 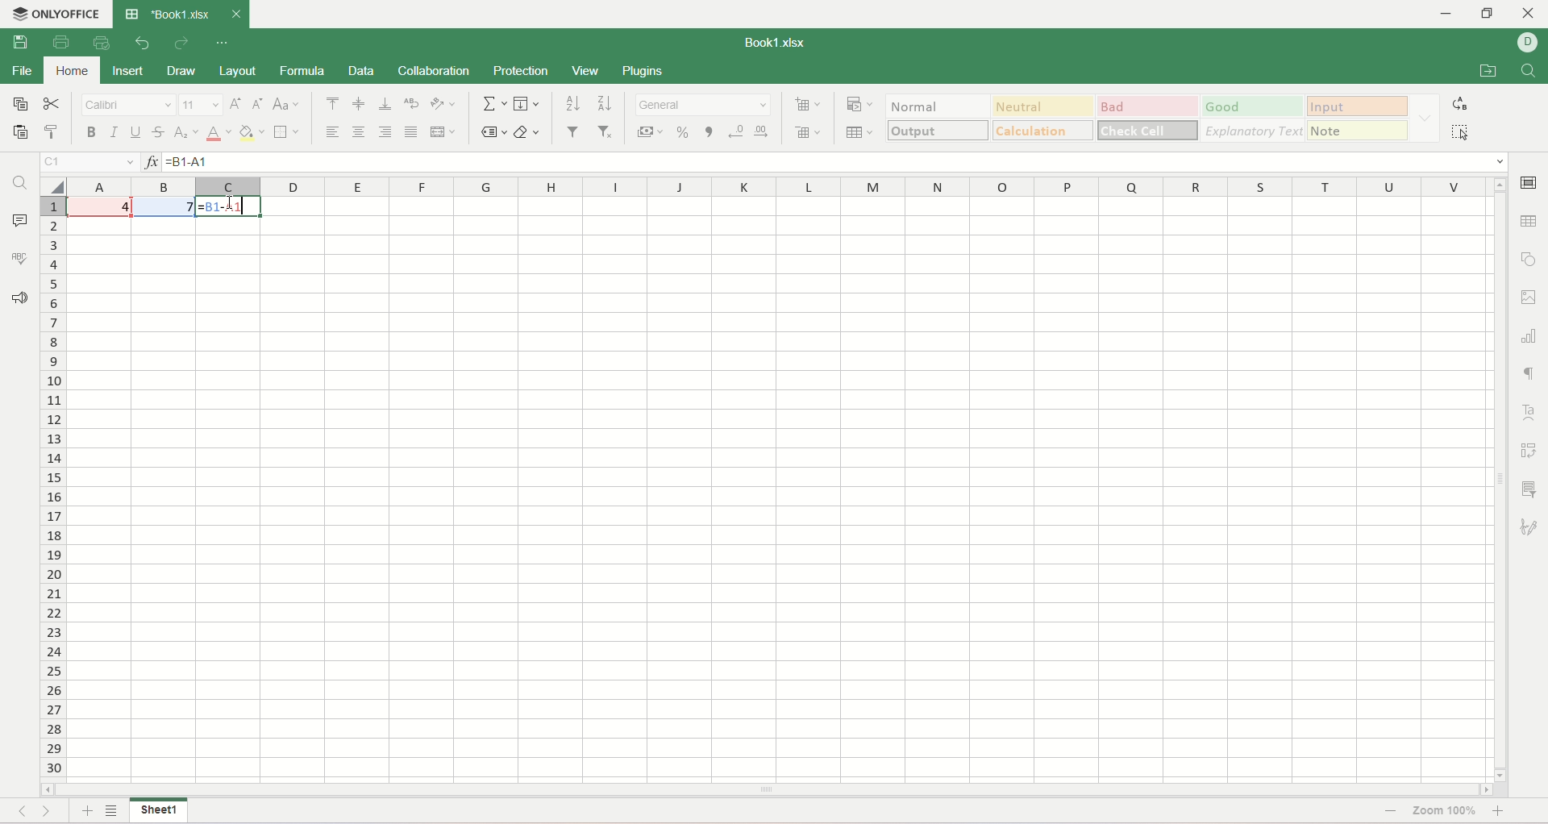 What do you see at coordinates (1529, 332) in the screenshot?
I see `chart settiings` at bounding box center [1529, 332].